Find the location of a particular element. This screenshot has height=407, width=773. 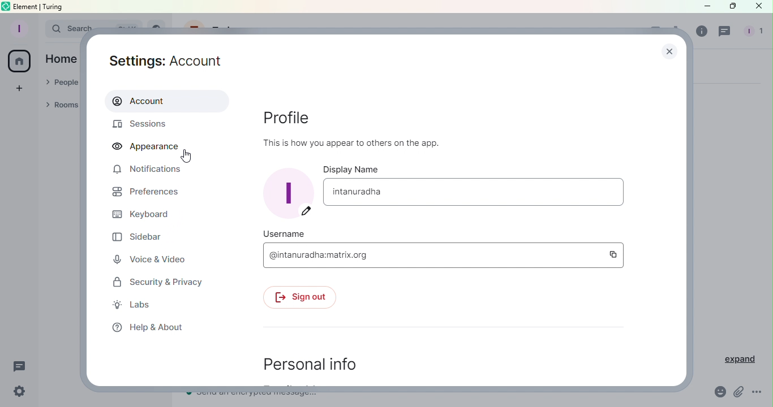

Room info is located at coordinates (699, 31).